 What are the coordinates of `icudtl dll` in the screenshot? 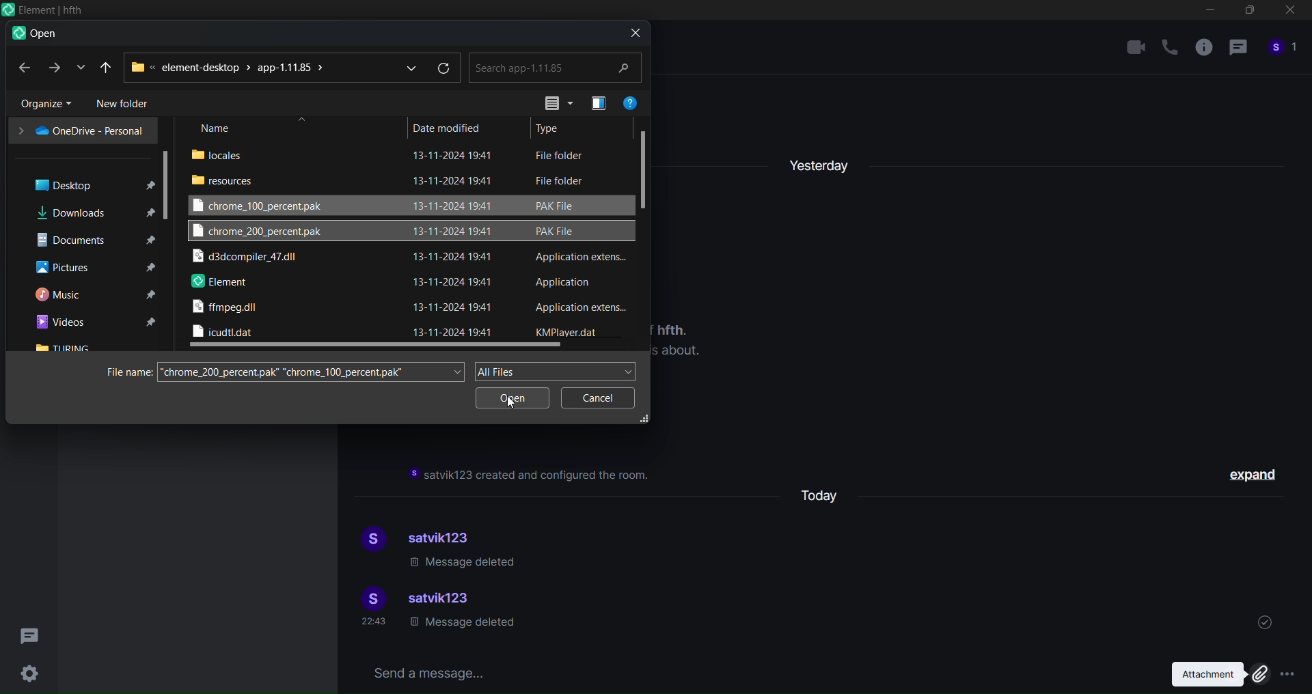 It's located at (224, 332).